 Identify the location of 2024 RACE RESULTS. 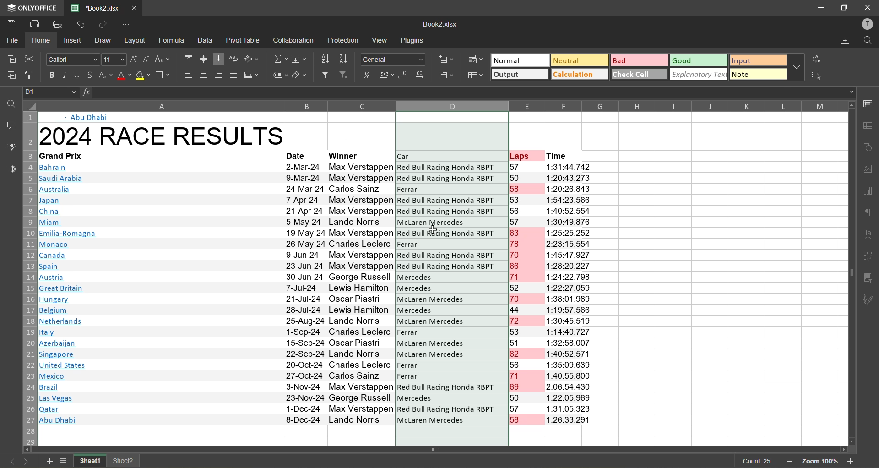
(165, 136).